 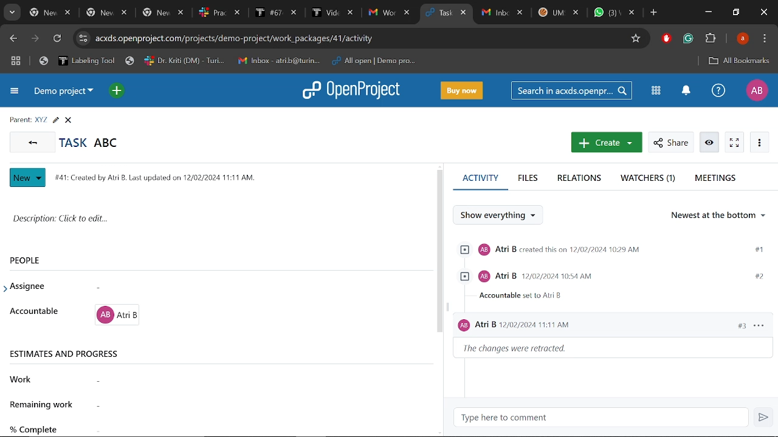 I want to click on Activity, so click(x=480, y=183).